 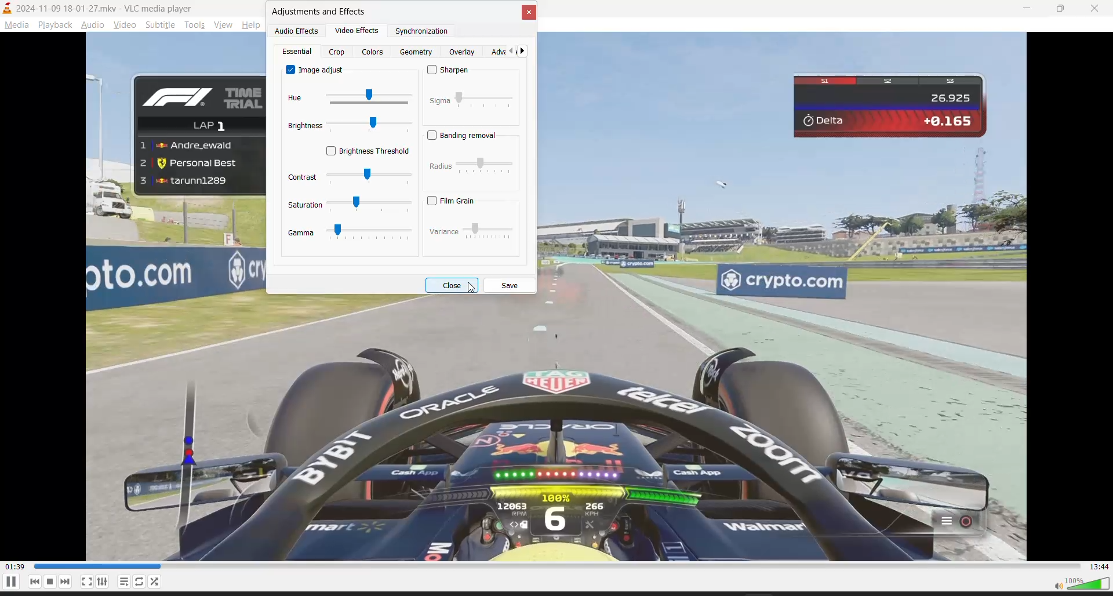 I want to click on maximize, so click(x=1061, y=8).